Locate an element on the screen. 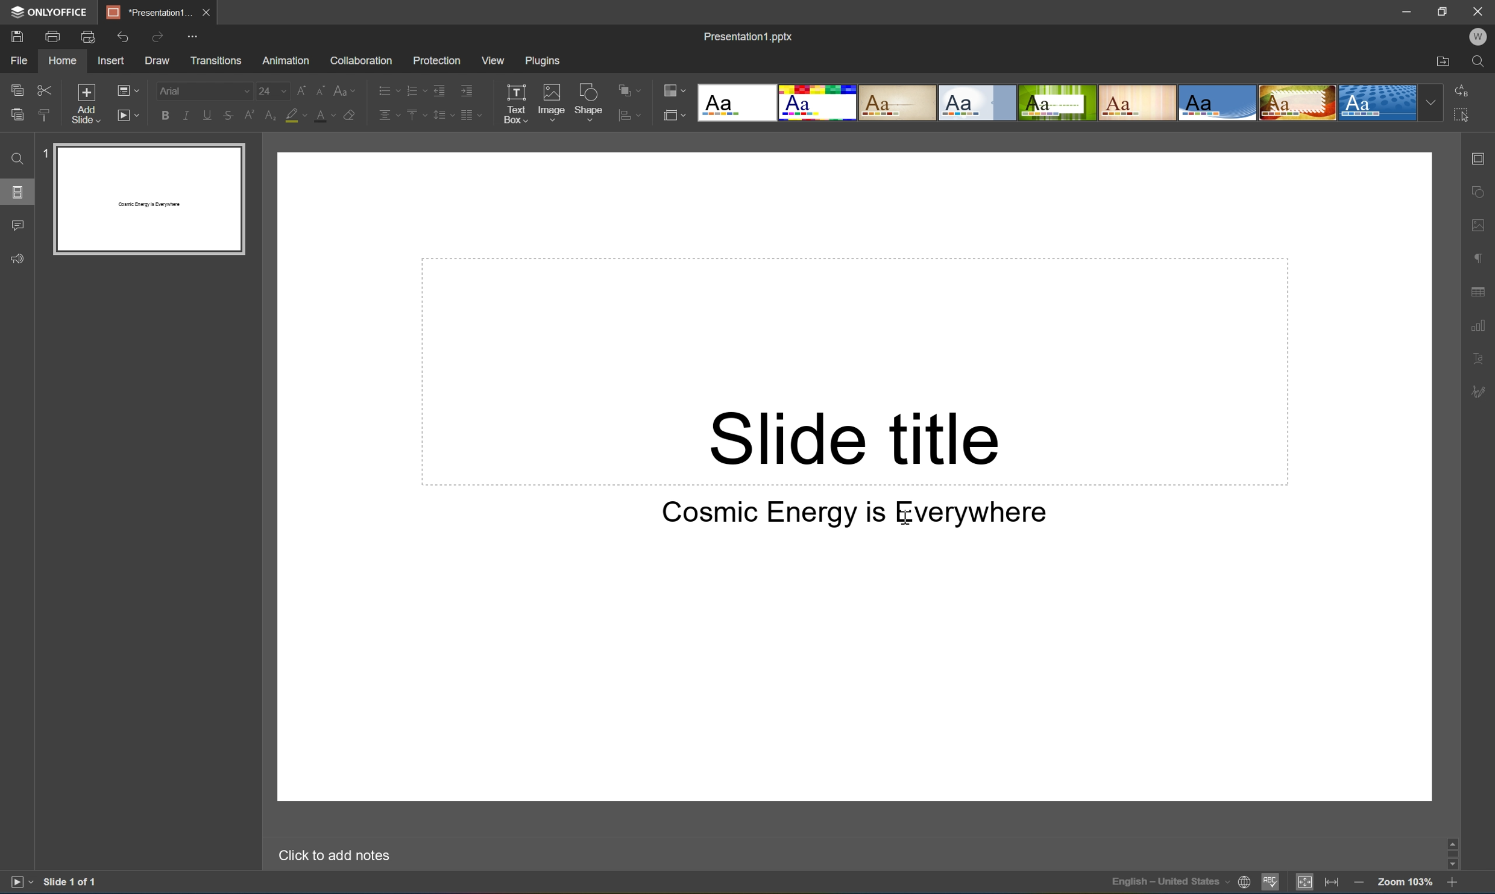  Text art settings is located at coordinates (1479, 359).